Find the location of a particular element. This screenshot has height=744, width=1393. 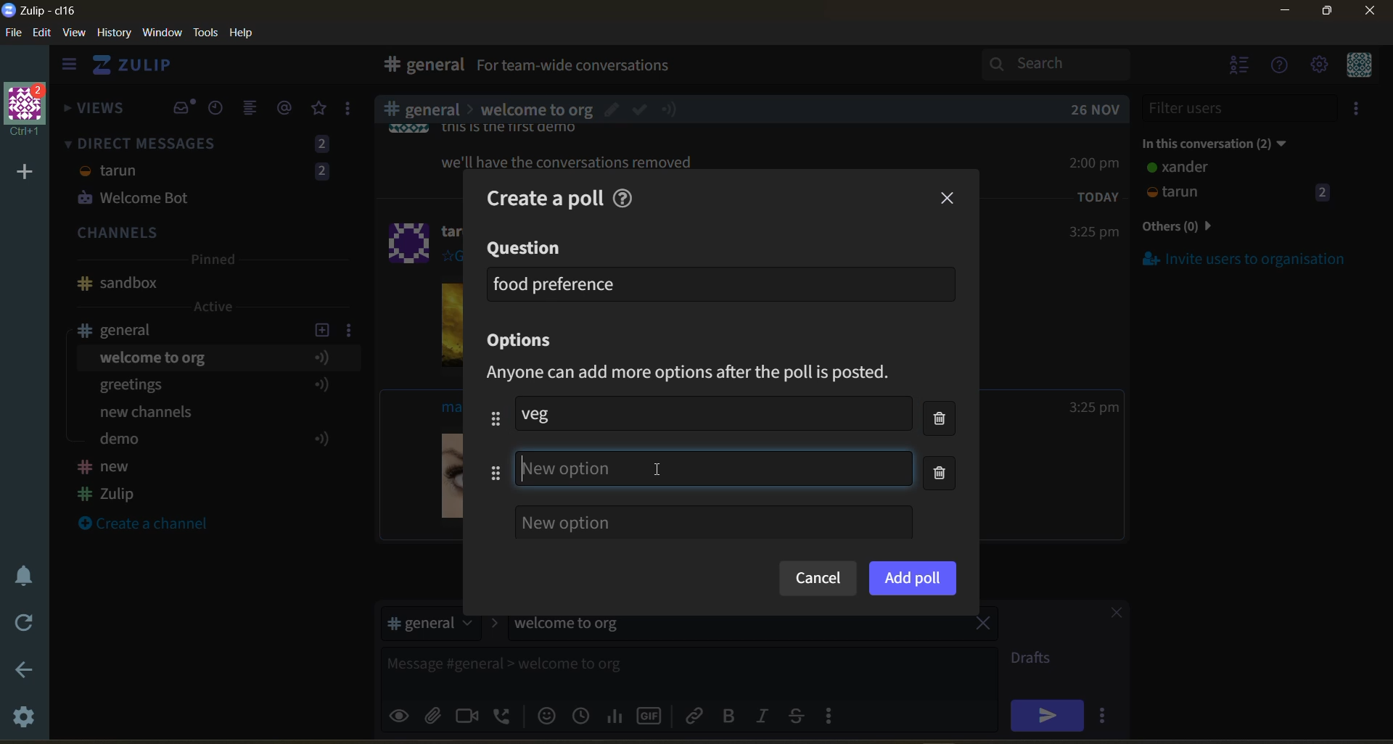

settings menu is located at coordinates (1318, 66).